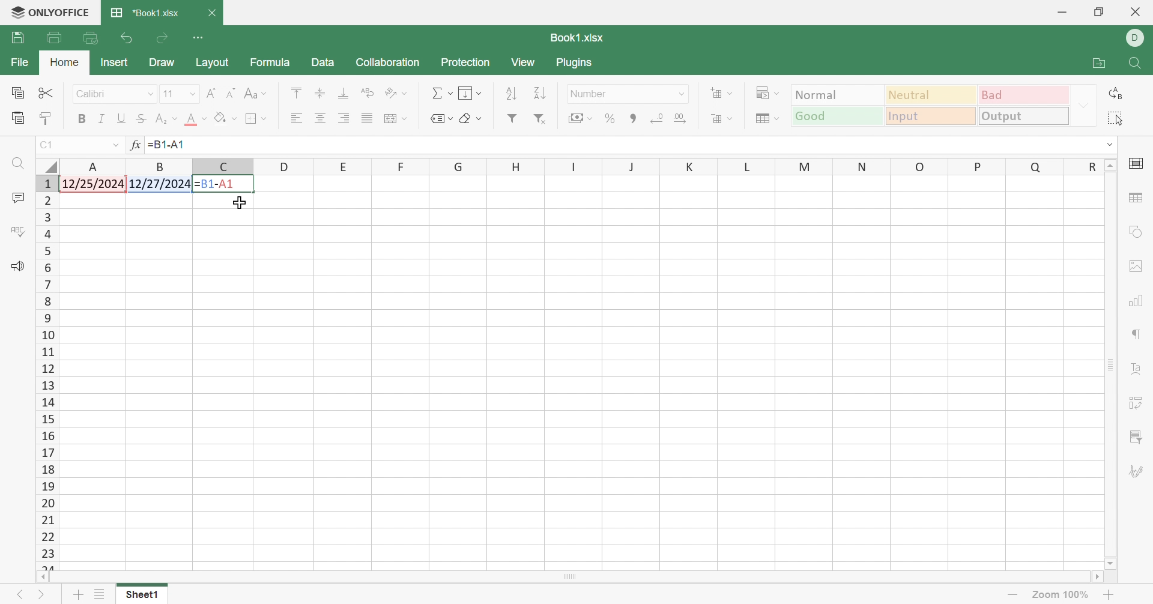 The height and width of the screenshot is (604, 1153). I want to click on Draw, so click(160, 61).